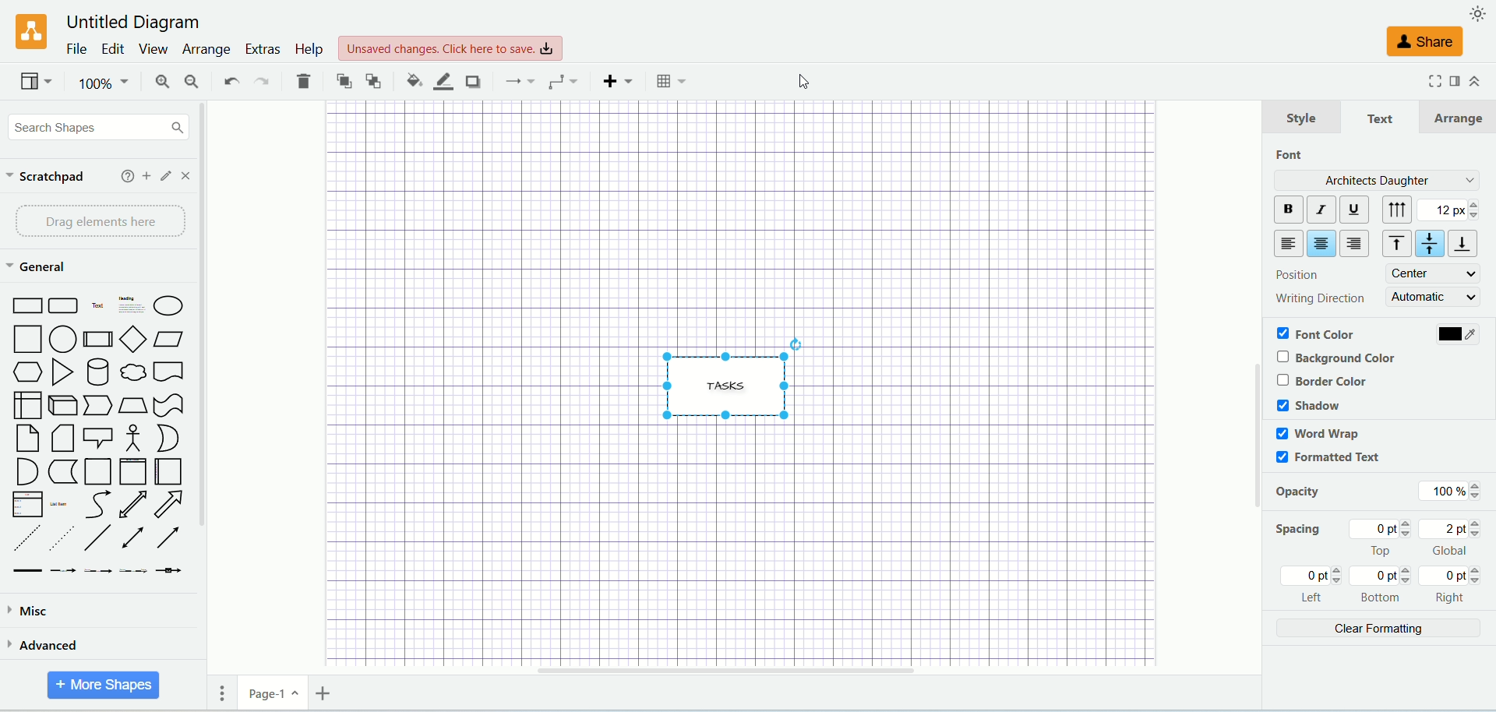 The height and width of the screenshot is (712, 1496). What do you see at coordinates (25, 372) in the screenshot?
I see `Hexagon` at bounding box center [25, 372].